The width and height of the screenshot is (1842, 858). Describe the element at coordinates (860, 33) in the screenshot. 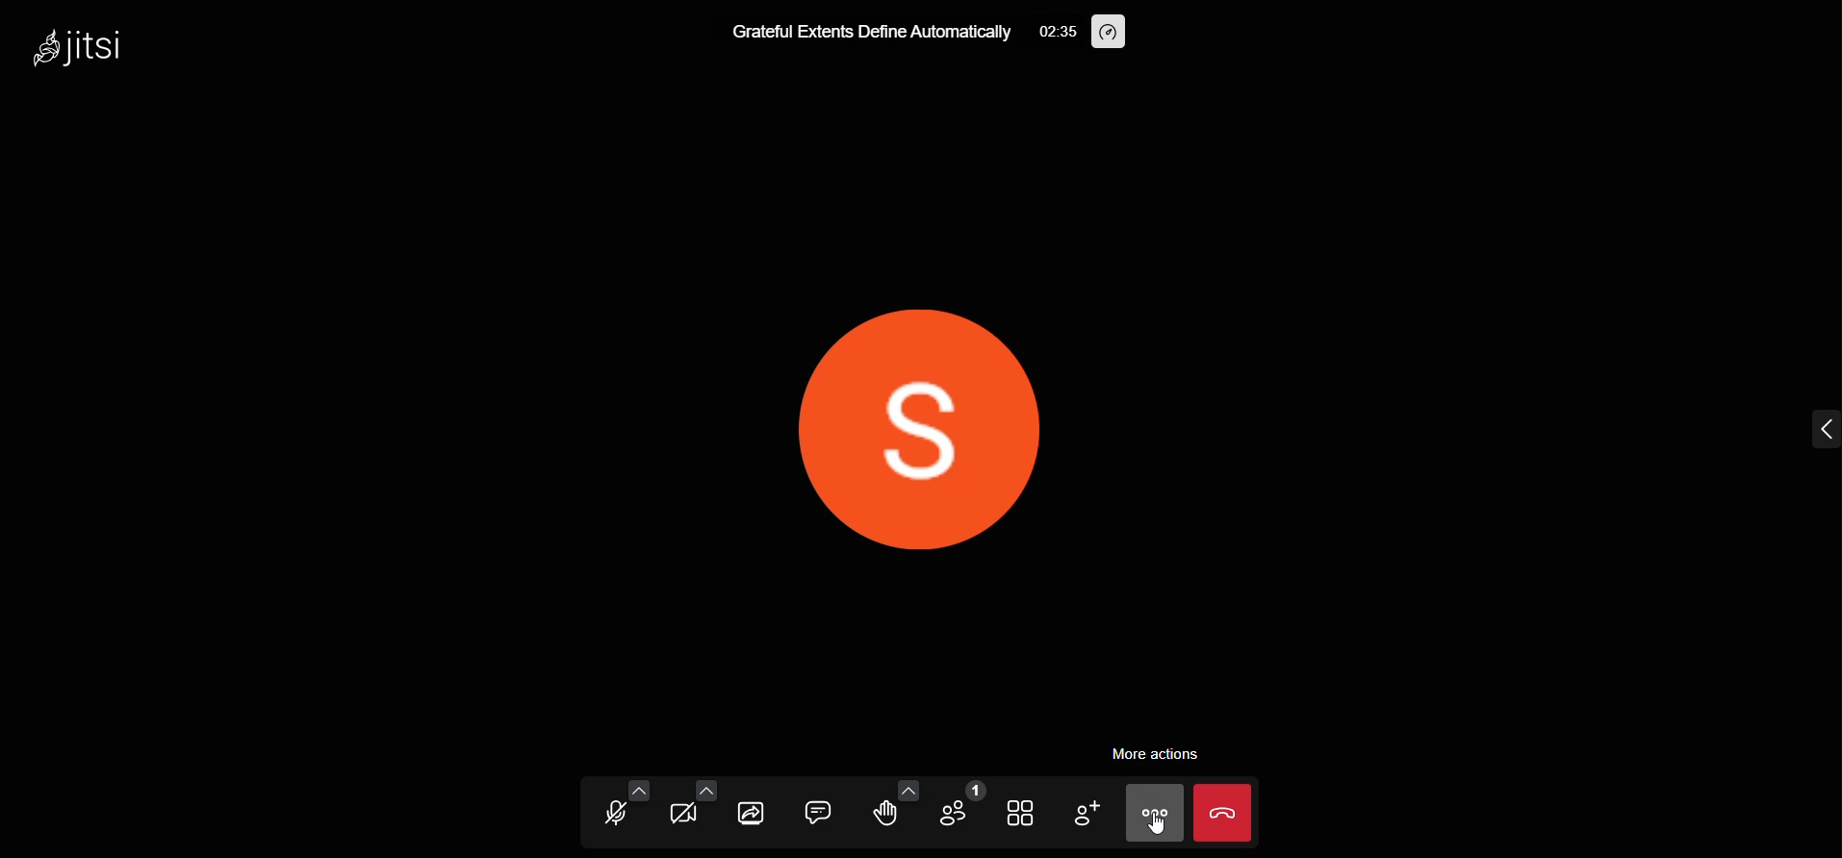

I see `meeting title` at that location.